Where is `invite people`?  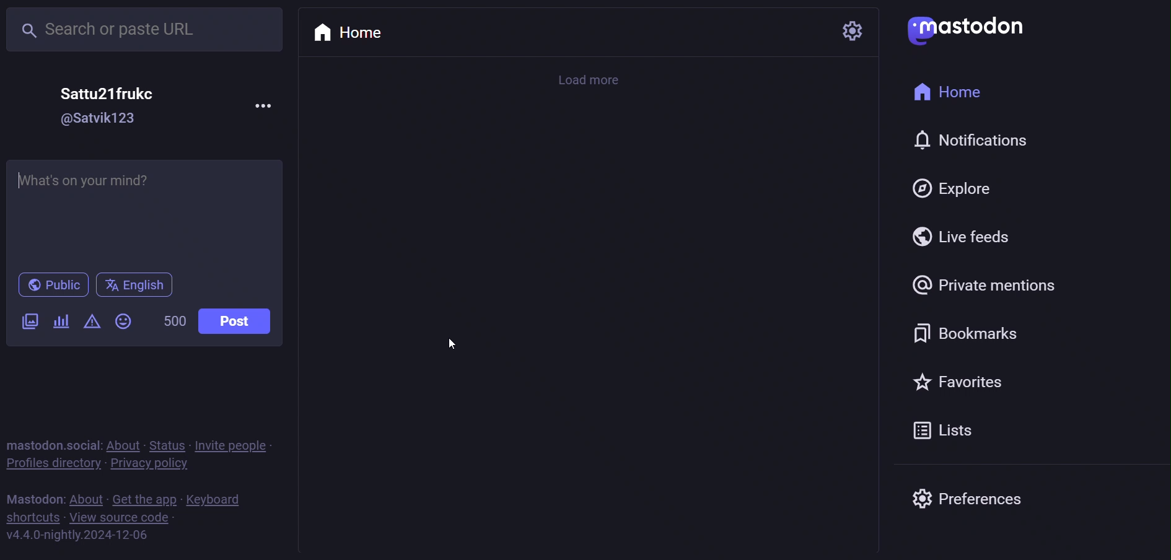
invite people is located at coordinates (233, 444).